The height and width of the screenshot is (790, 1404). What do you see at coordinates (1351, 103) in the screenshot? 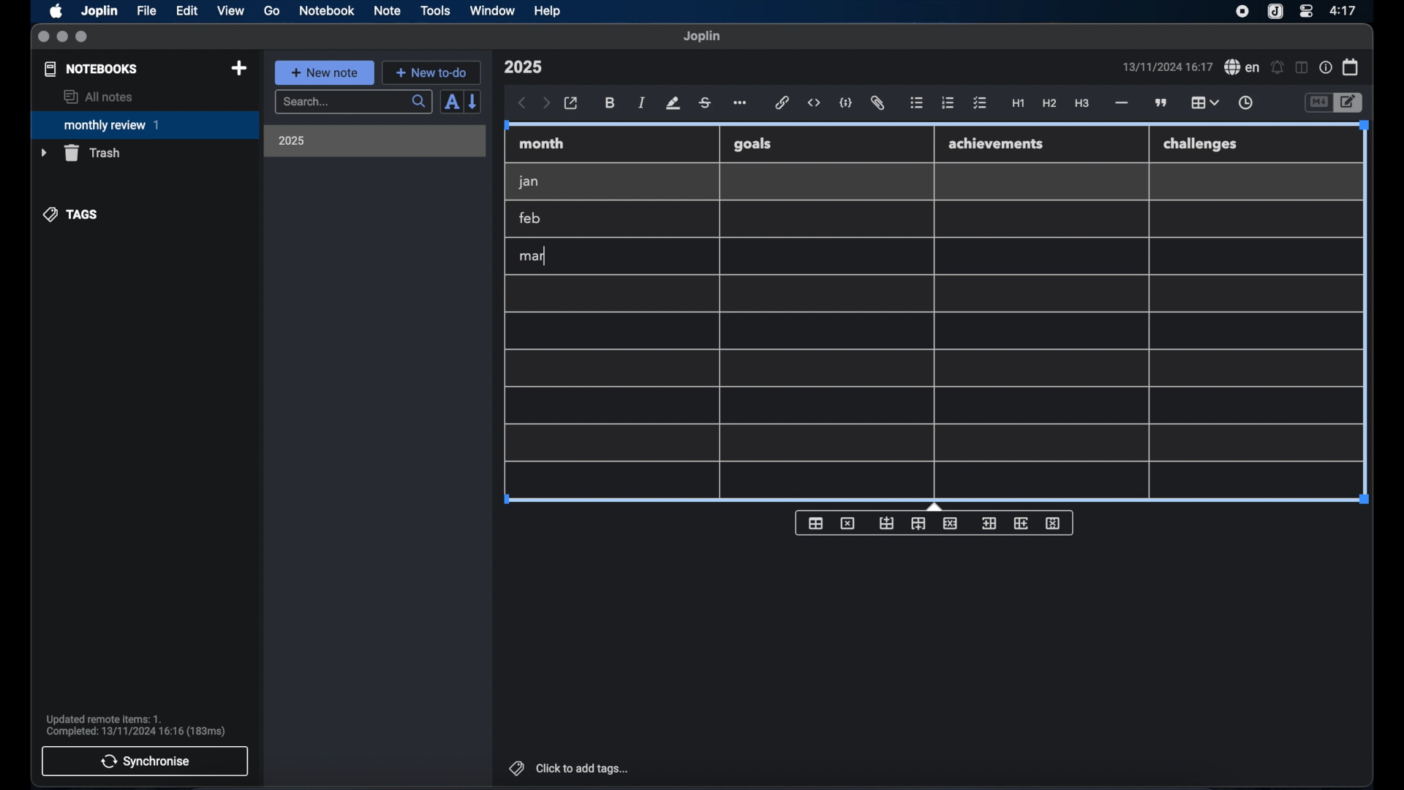
I see `toggle editor` at bounding box center [1351, 103].